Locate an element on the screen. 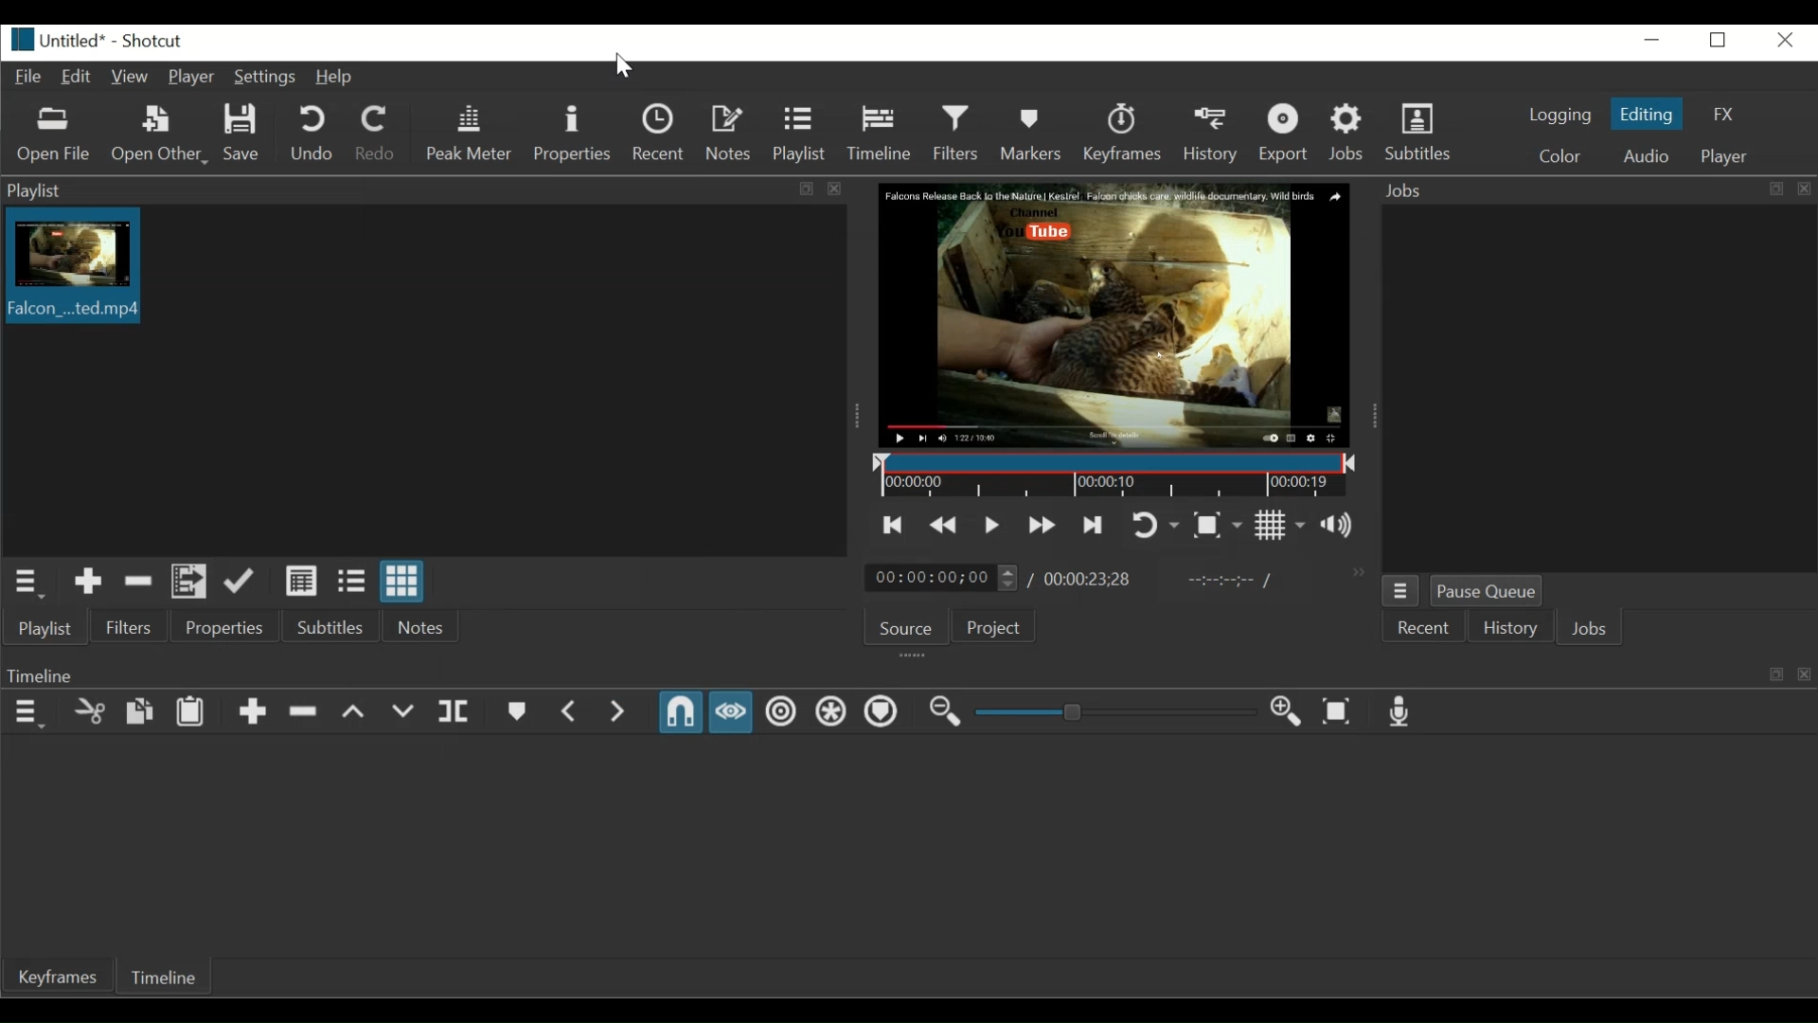 Image resolution: width=1818 pixels, height=1023 pixels. Filters is located at coordinates (956, 133).